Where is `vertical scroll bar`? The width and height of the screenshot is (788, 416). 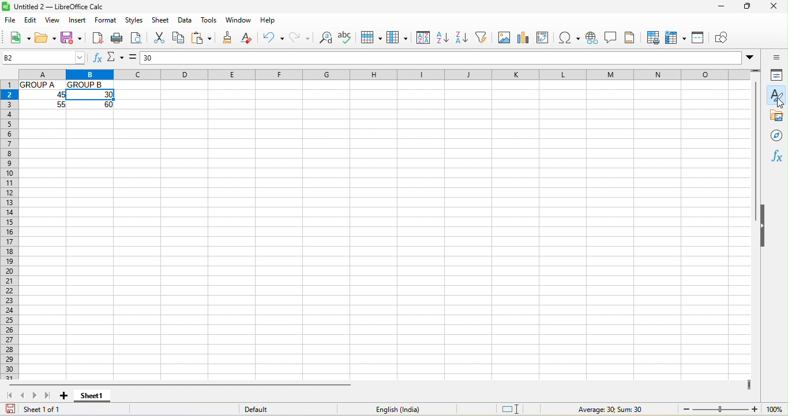 vertical scroll bar is located at coordinates (756, 156).